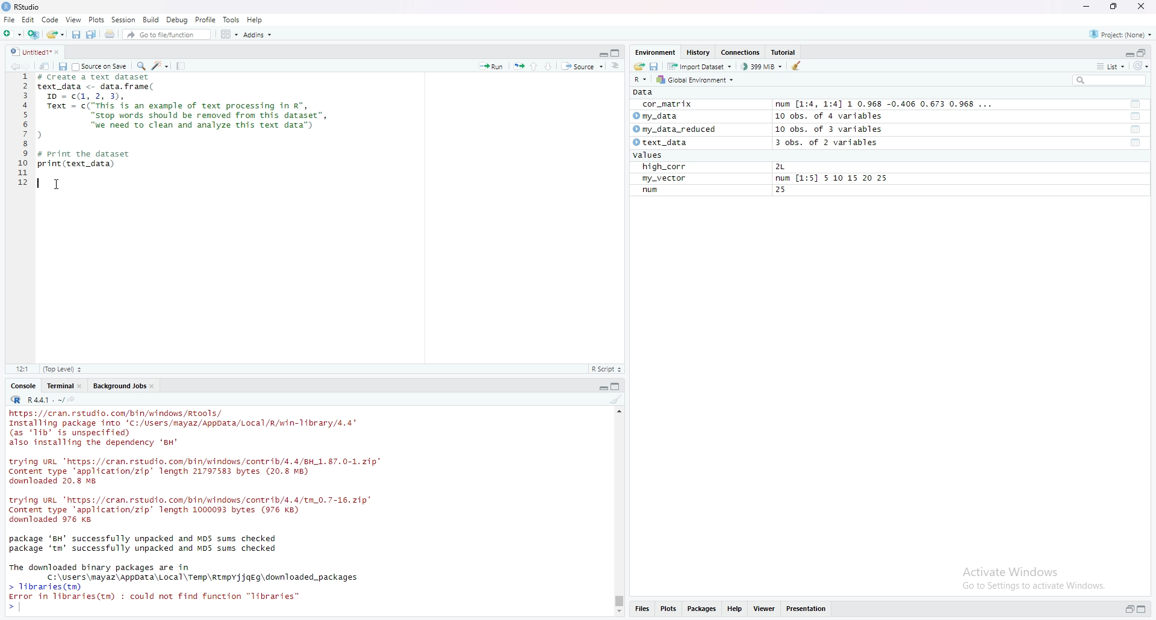  I want to click on file, so click(8, 20).